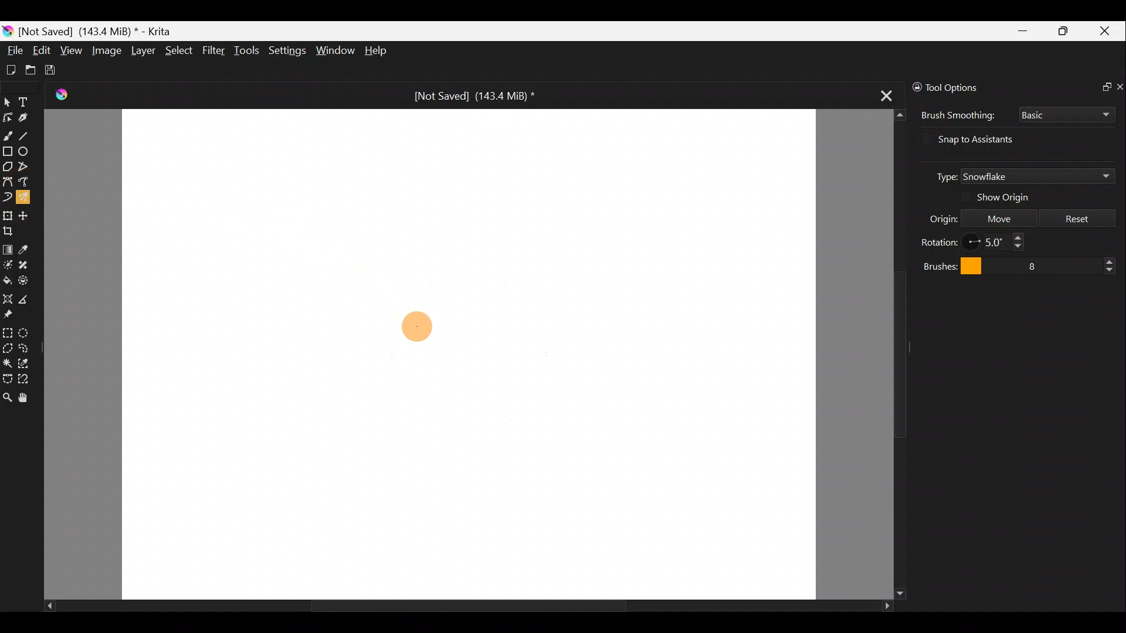  I want to click on Create new document, so click(11, 70).